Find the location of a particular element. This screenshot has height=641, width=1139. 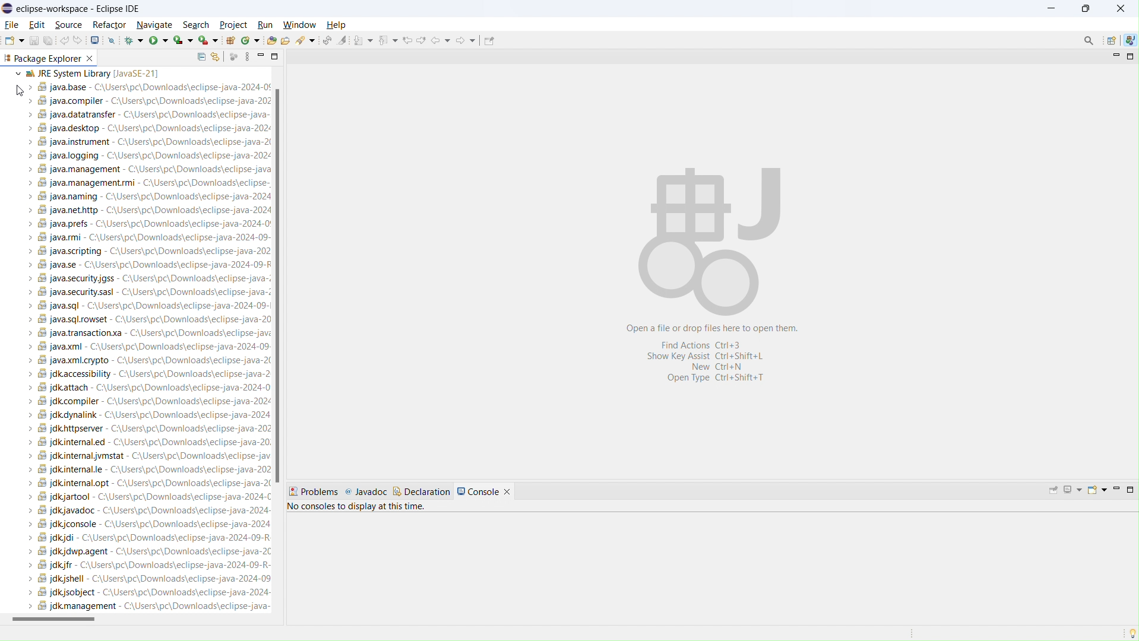

file is located at coordinates (12, 24).